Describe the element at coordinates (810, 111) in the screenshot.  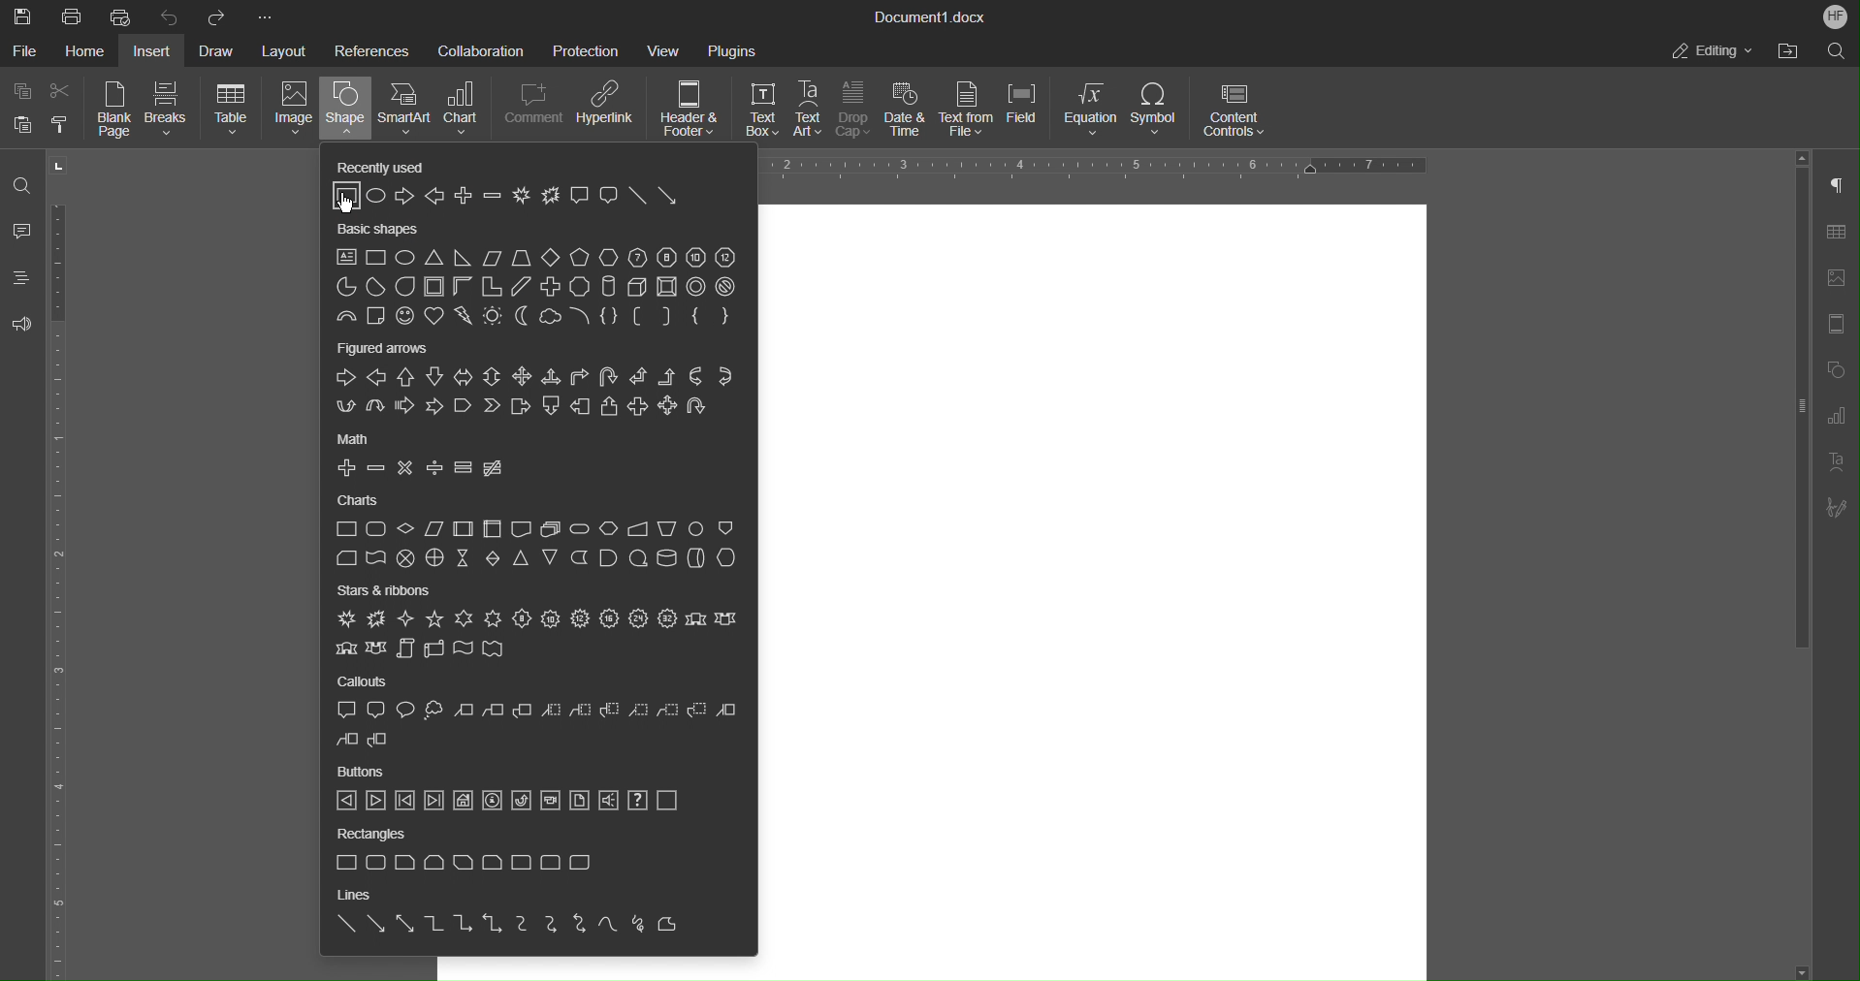
I see `Text Art` at that location.